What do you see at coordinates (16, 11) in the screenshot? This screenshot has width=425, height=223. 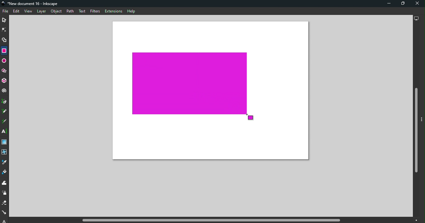 I see `Edit` at bounding box center [16, 11].